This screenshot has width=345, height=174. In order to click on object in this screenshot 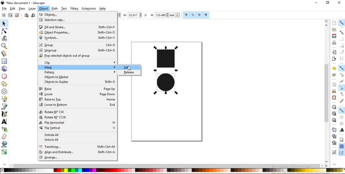, I will do `click(44, 9)`.